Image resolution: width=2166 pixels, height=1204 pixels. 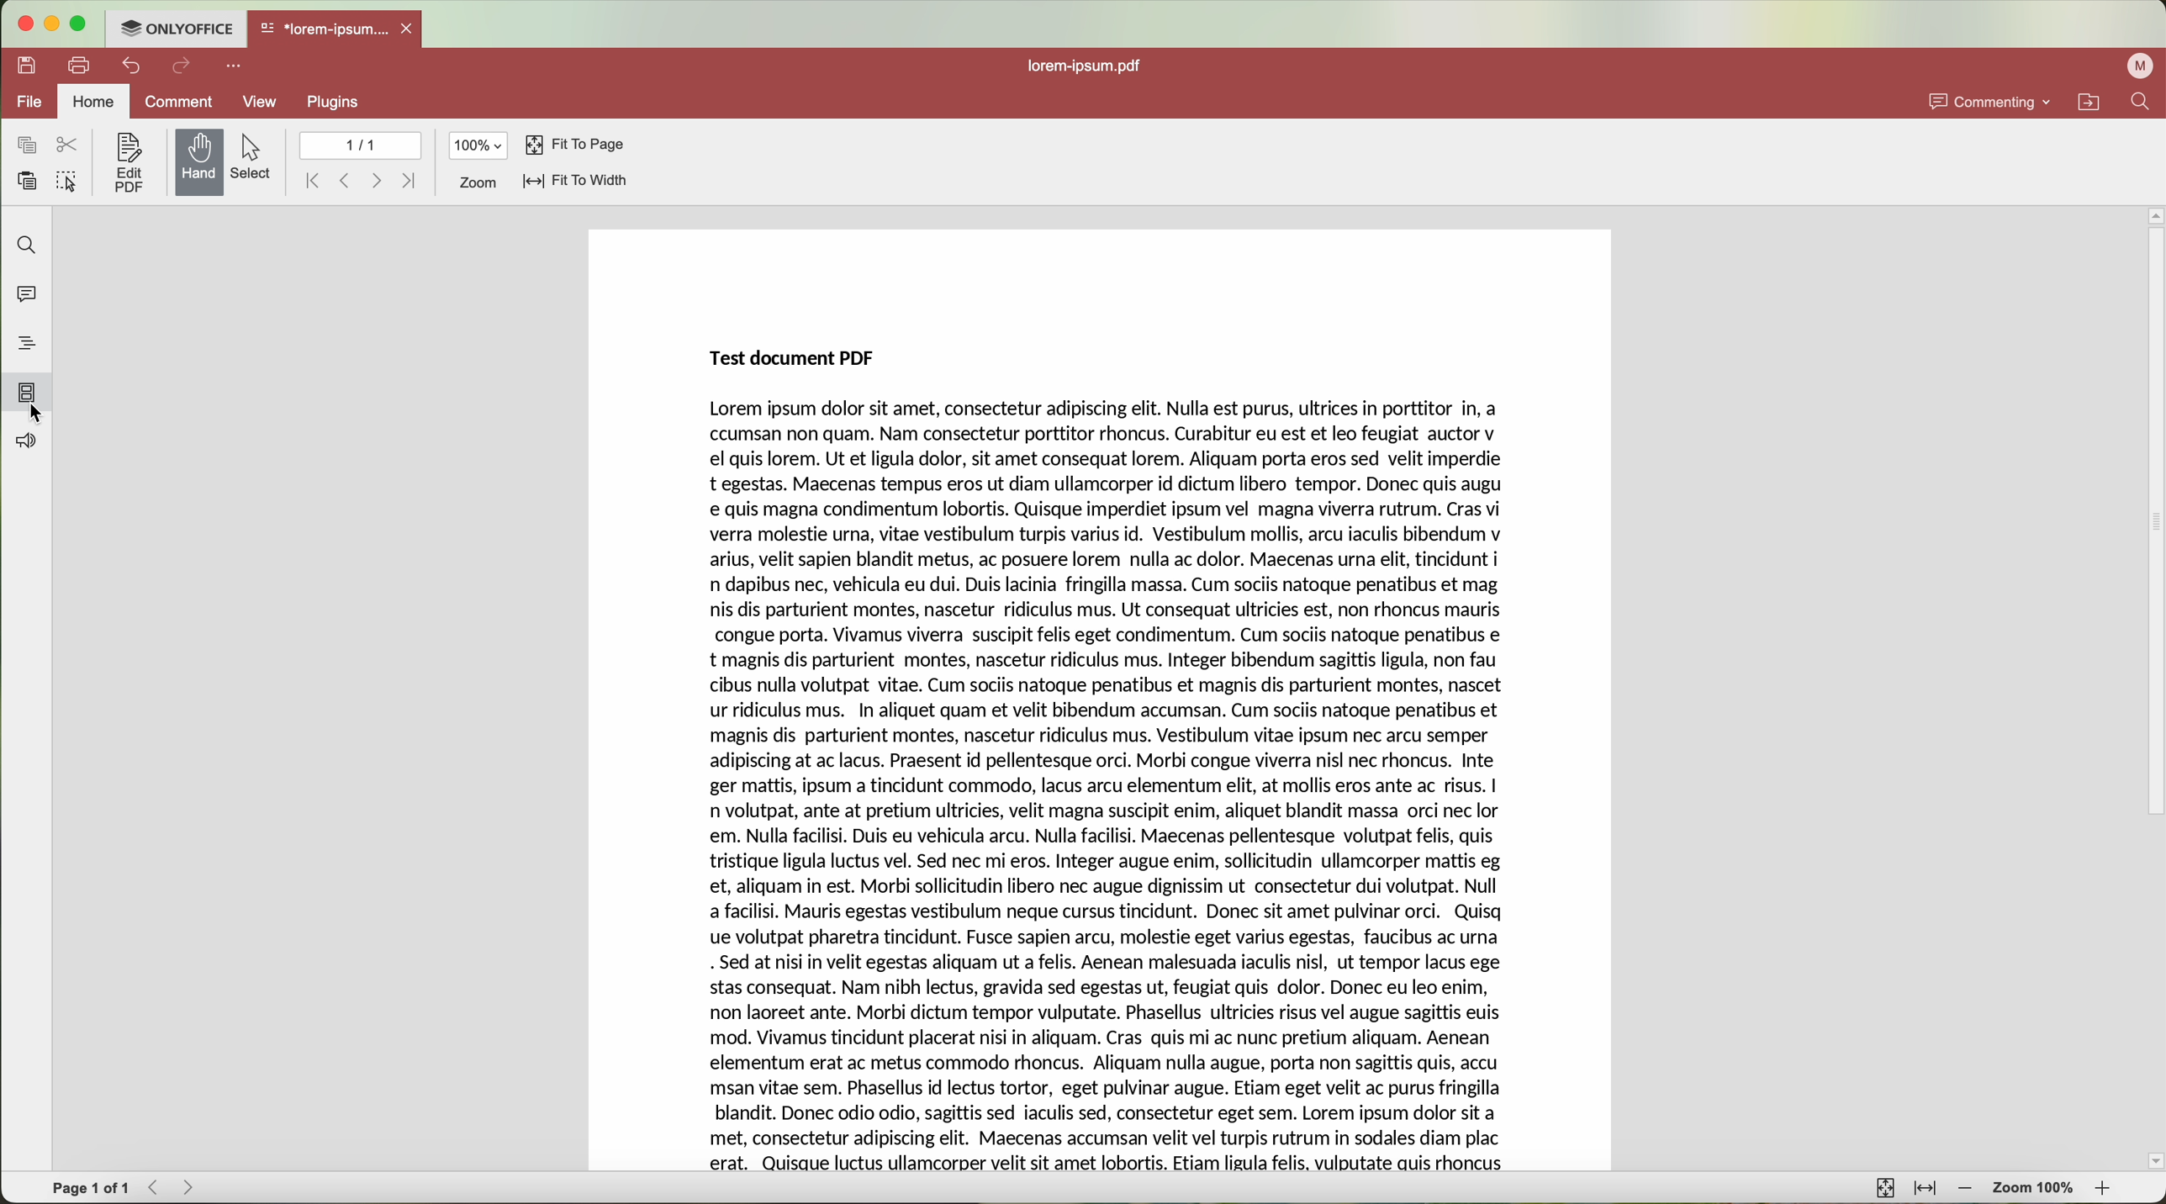 I want to click on redo, so click(x=182, y=68).